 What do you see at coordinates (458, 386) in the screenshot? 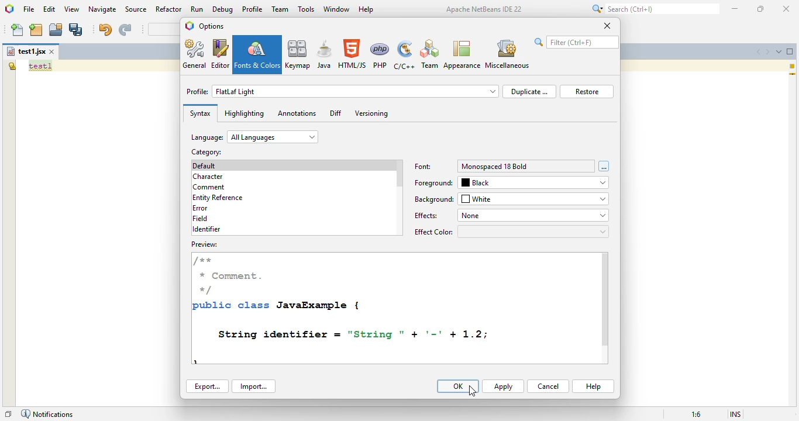
I see `OK` at bounding box center [458, 386].